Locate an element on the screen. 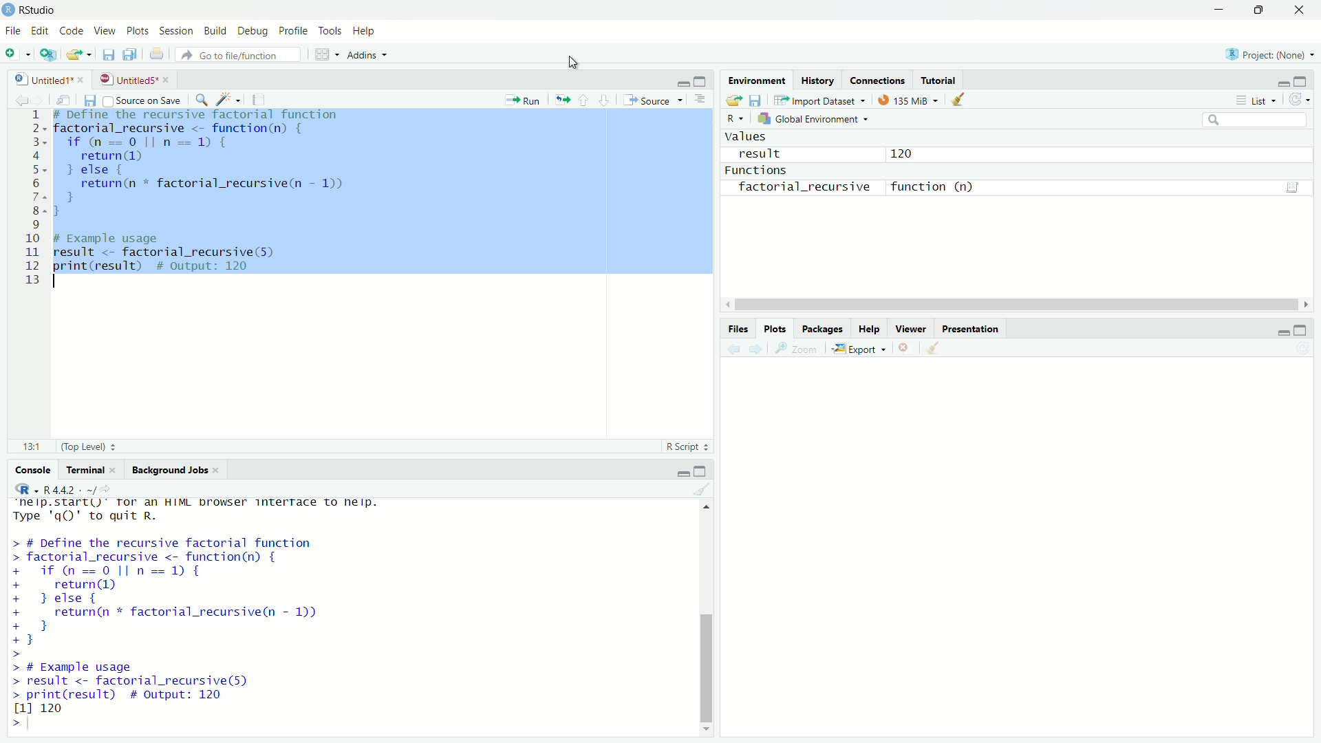  Print the current file is located at coordinates (162, 57).